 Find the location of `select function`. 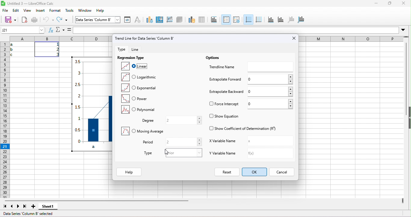

select function is located at coordinates (60, 30).